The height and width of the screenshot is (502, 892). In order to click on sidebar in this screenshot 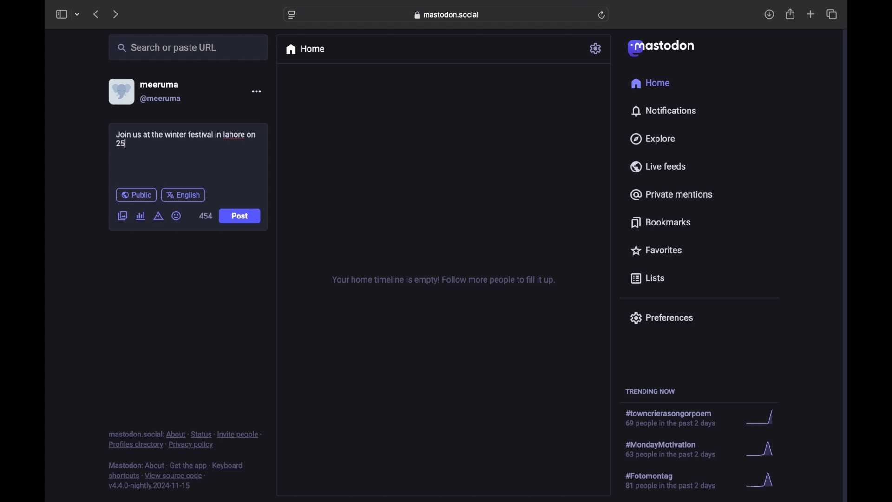, I will do `click(61, 14)`.